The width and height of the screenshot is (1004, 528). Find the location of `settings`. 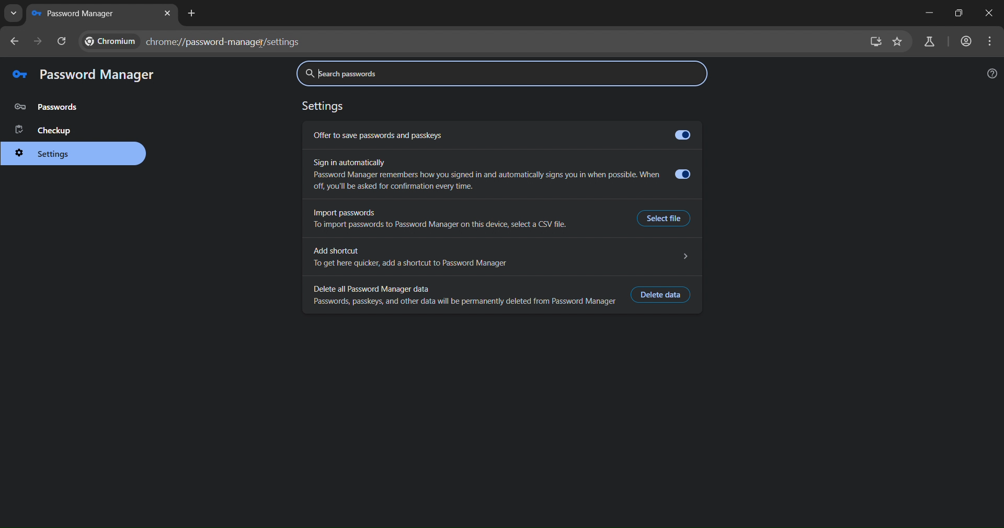

settings is located at coordinates (330, 105).